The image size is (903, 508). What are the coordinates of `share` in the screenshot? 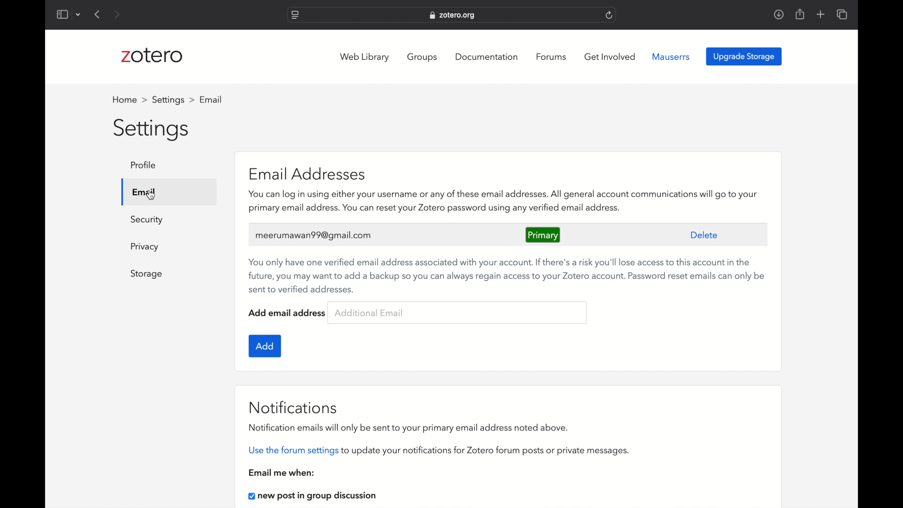 It's located at (799, 14).